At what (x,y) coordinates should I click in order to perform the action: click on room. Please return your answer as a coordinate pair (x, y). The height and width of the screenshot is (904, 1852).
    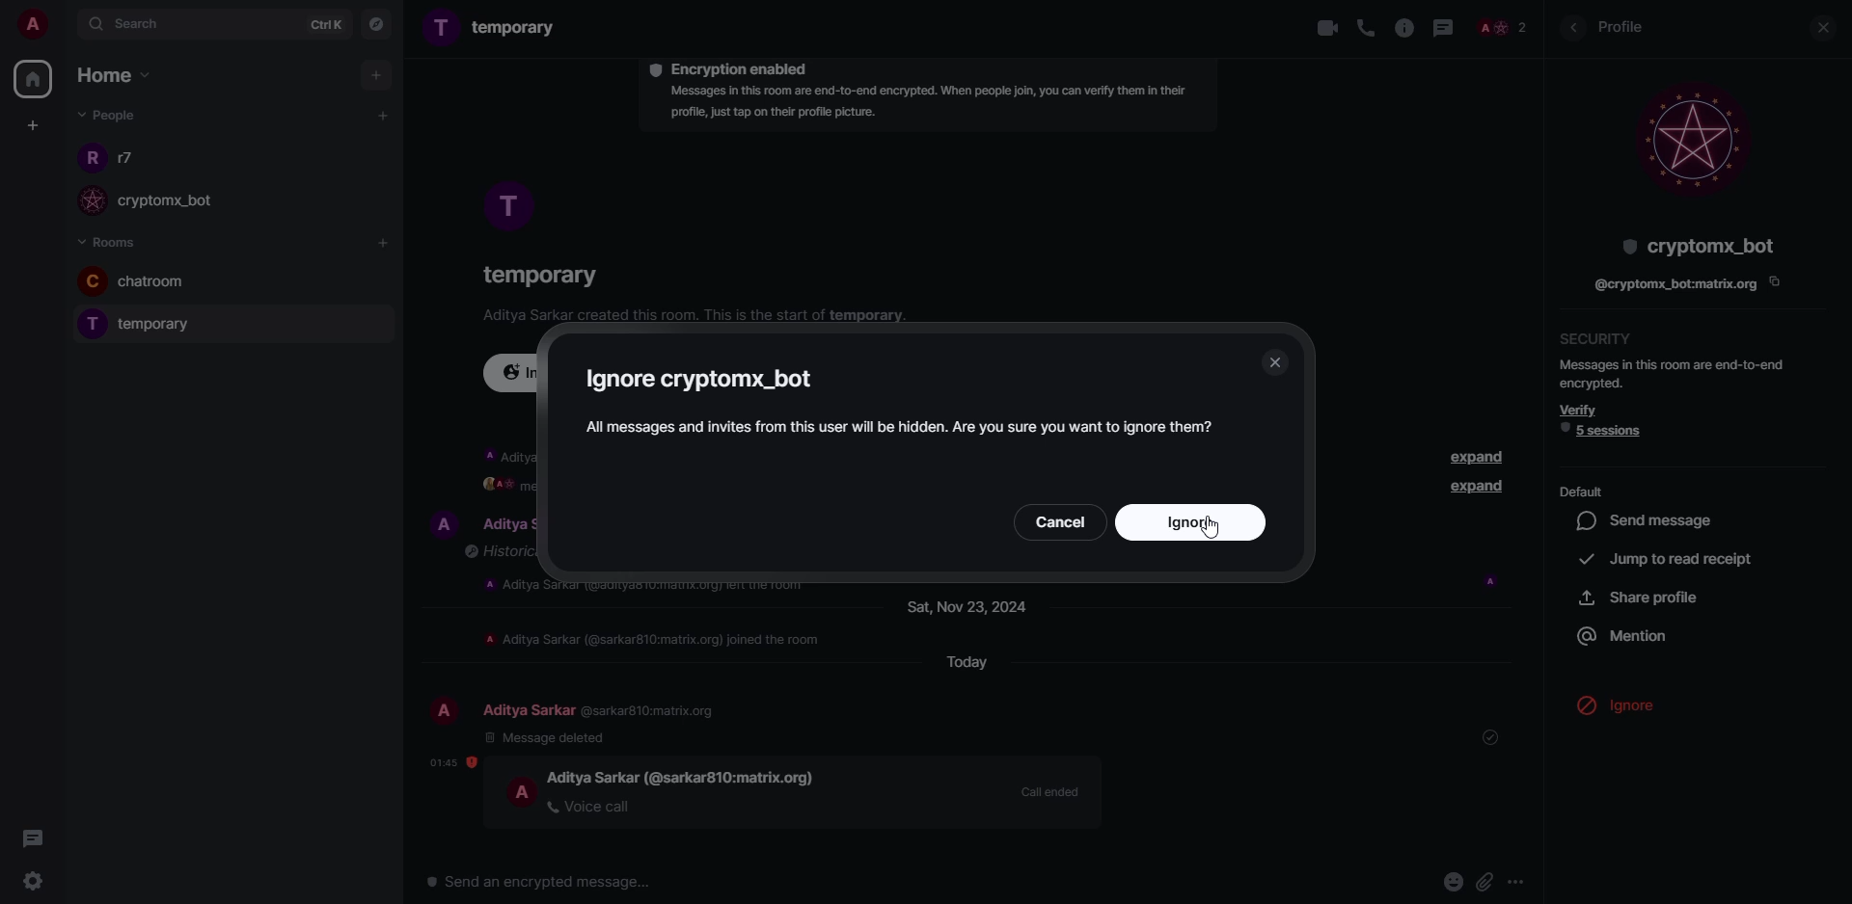
    Looking at the image, I should click on (174, 328).